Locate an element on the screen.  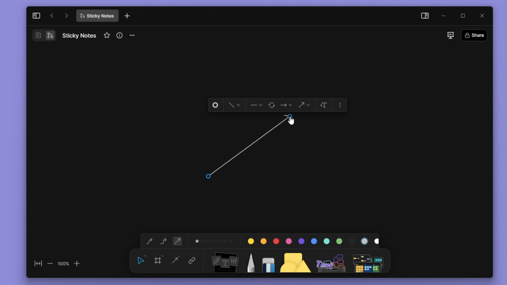
color pallete is located at coordinates (311, 239).